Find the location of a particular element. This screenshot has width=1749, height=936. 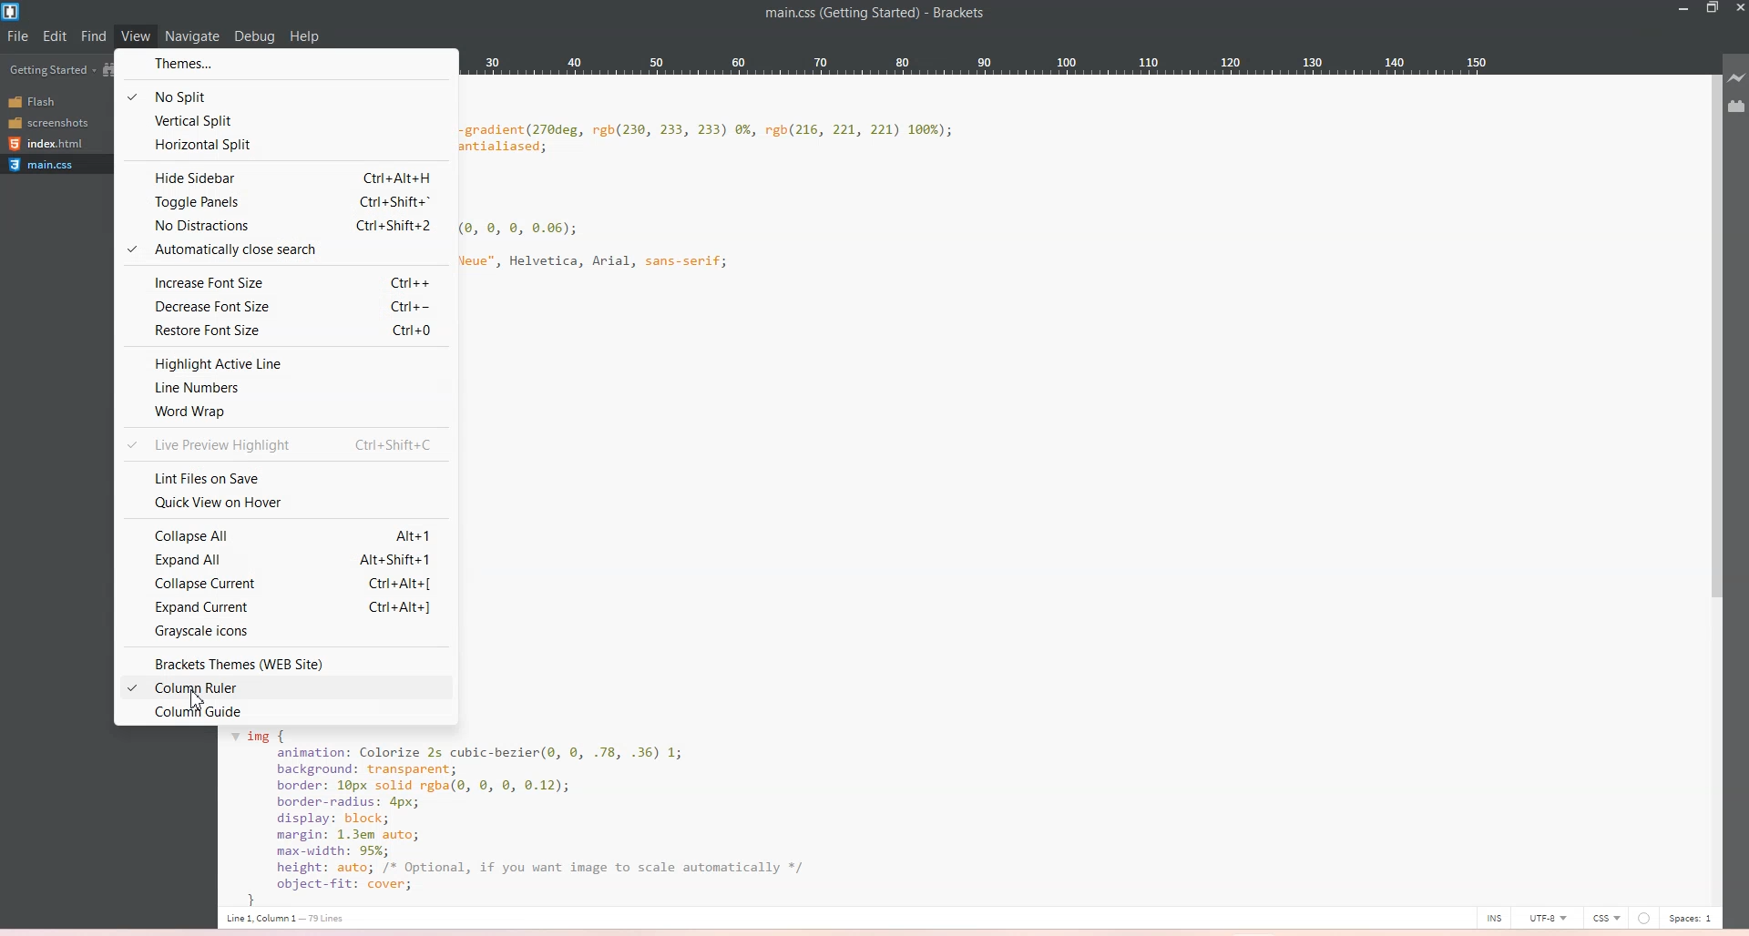

Decrease font size is located at coordinates (287, 307).